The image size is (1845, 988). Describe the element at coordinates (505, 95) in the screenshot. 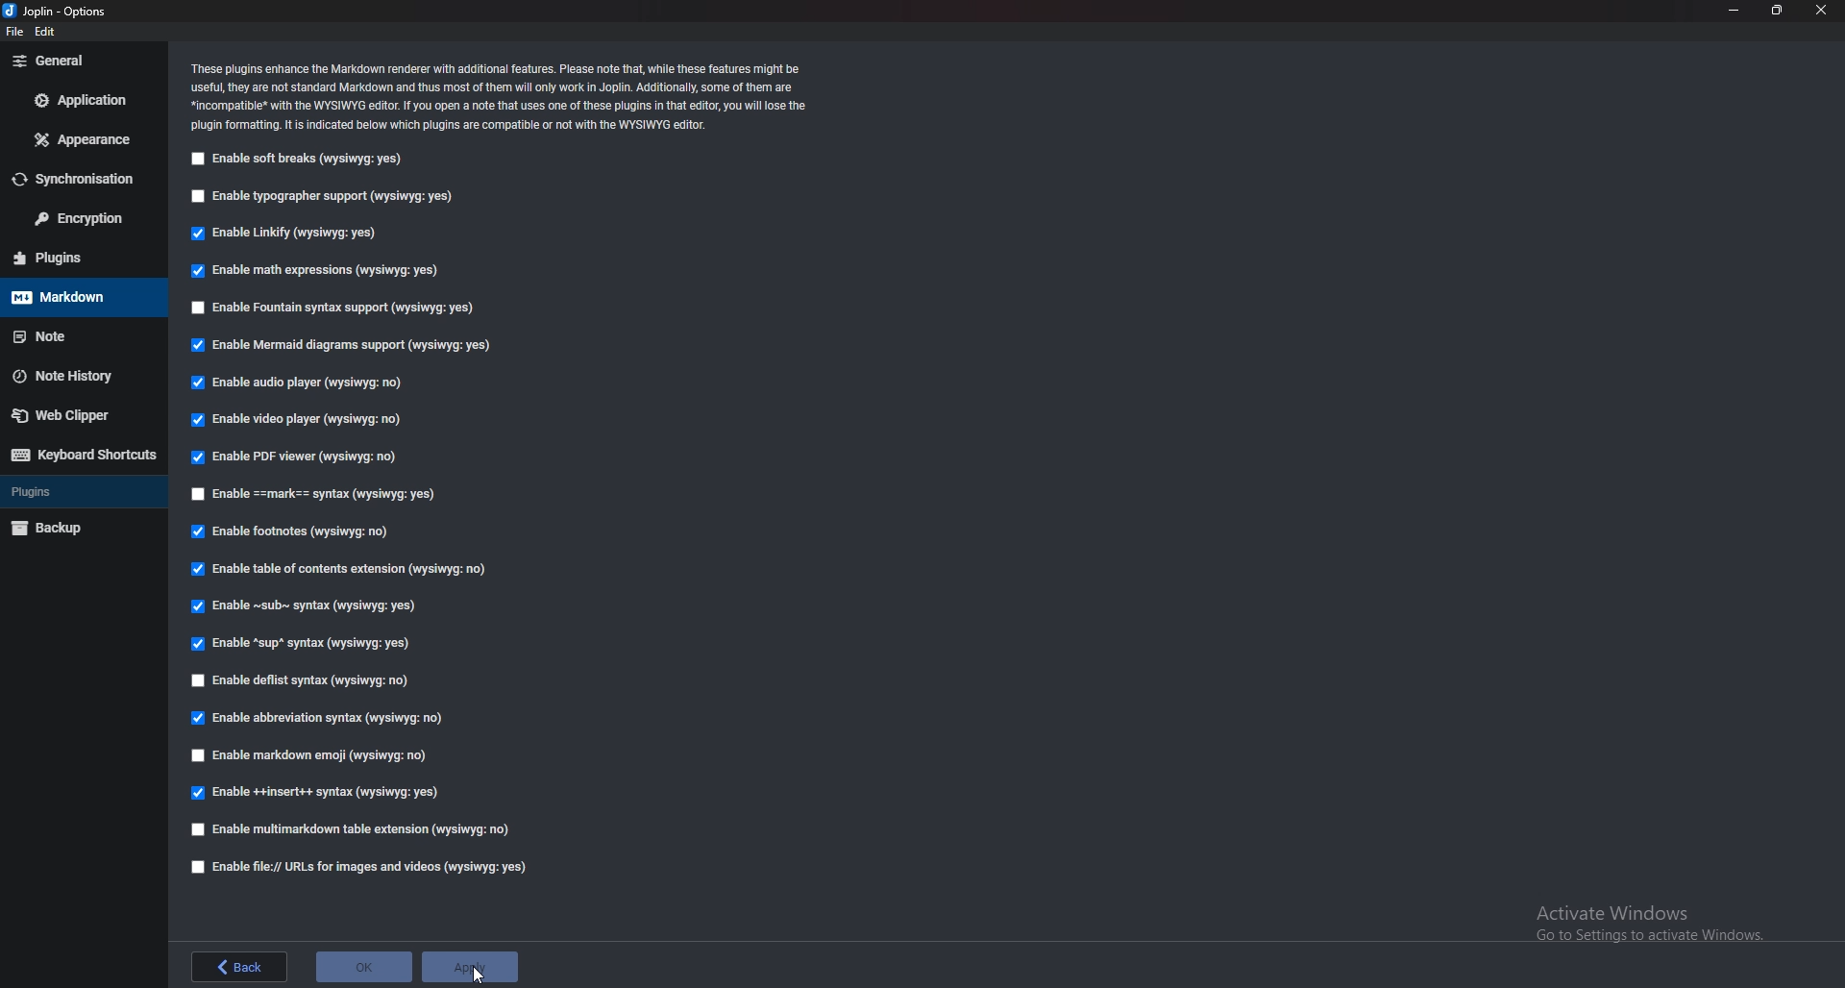

I see `Info` at that location.